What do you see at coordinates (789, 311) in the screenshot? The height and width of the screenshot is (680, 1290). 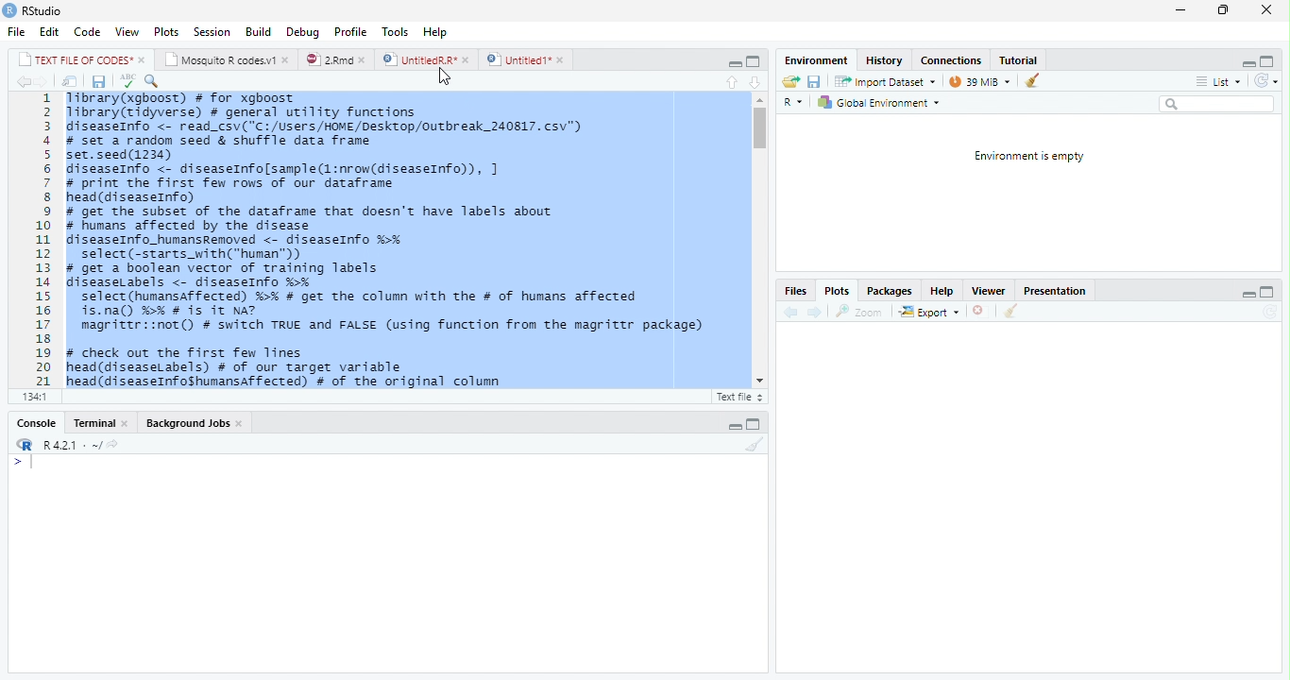 I see `Previous` at bounding box center [789, 311].